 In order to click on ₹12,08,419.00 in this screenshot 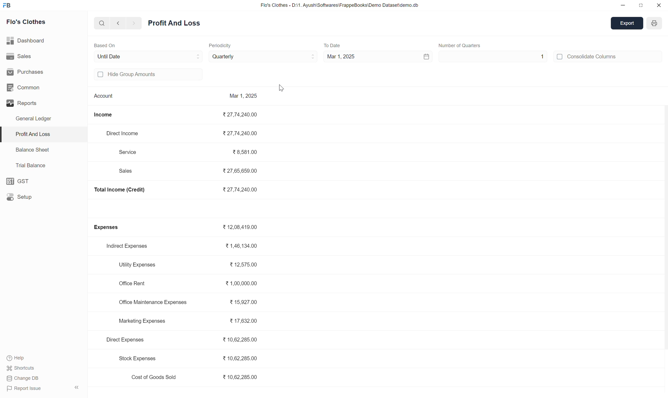, I will do `click(241, 226)`.